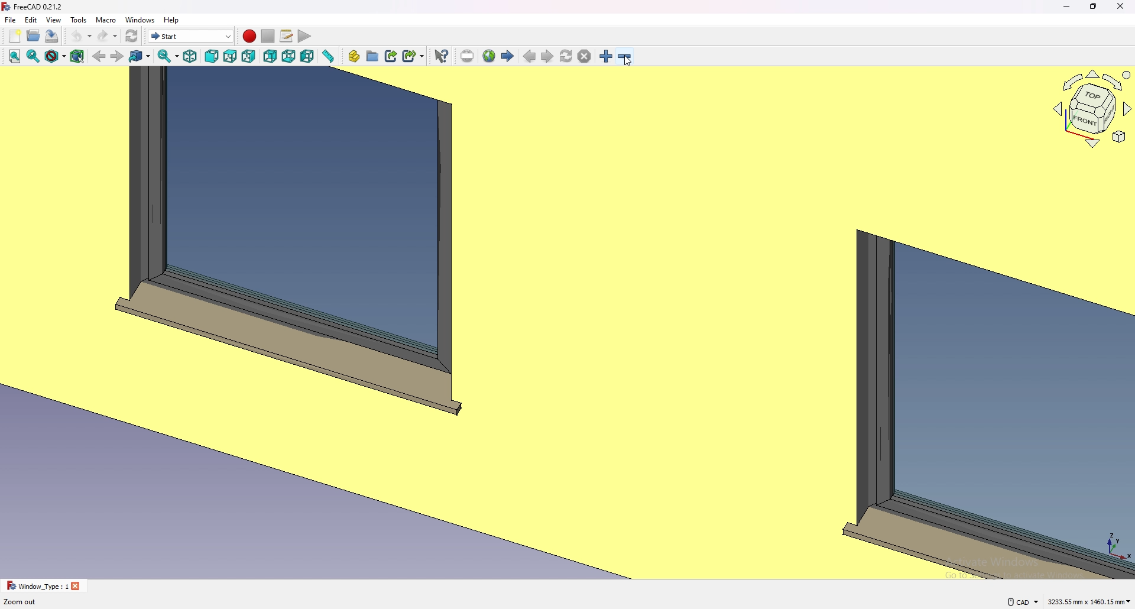 This screenshot has height=609, width=1135. I want to click on cursor, so click(628, 61).